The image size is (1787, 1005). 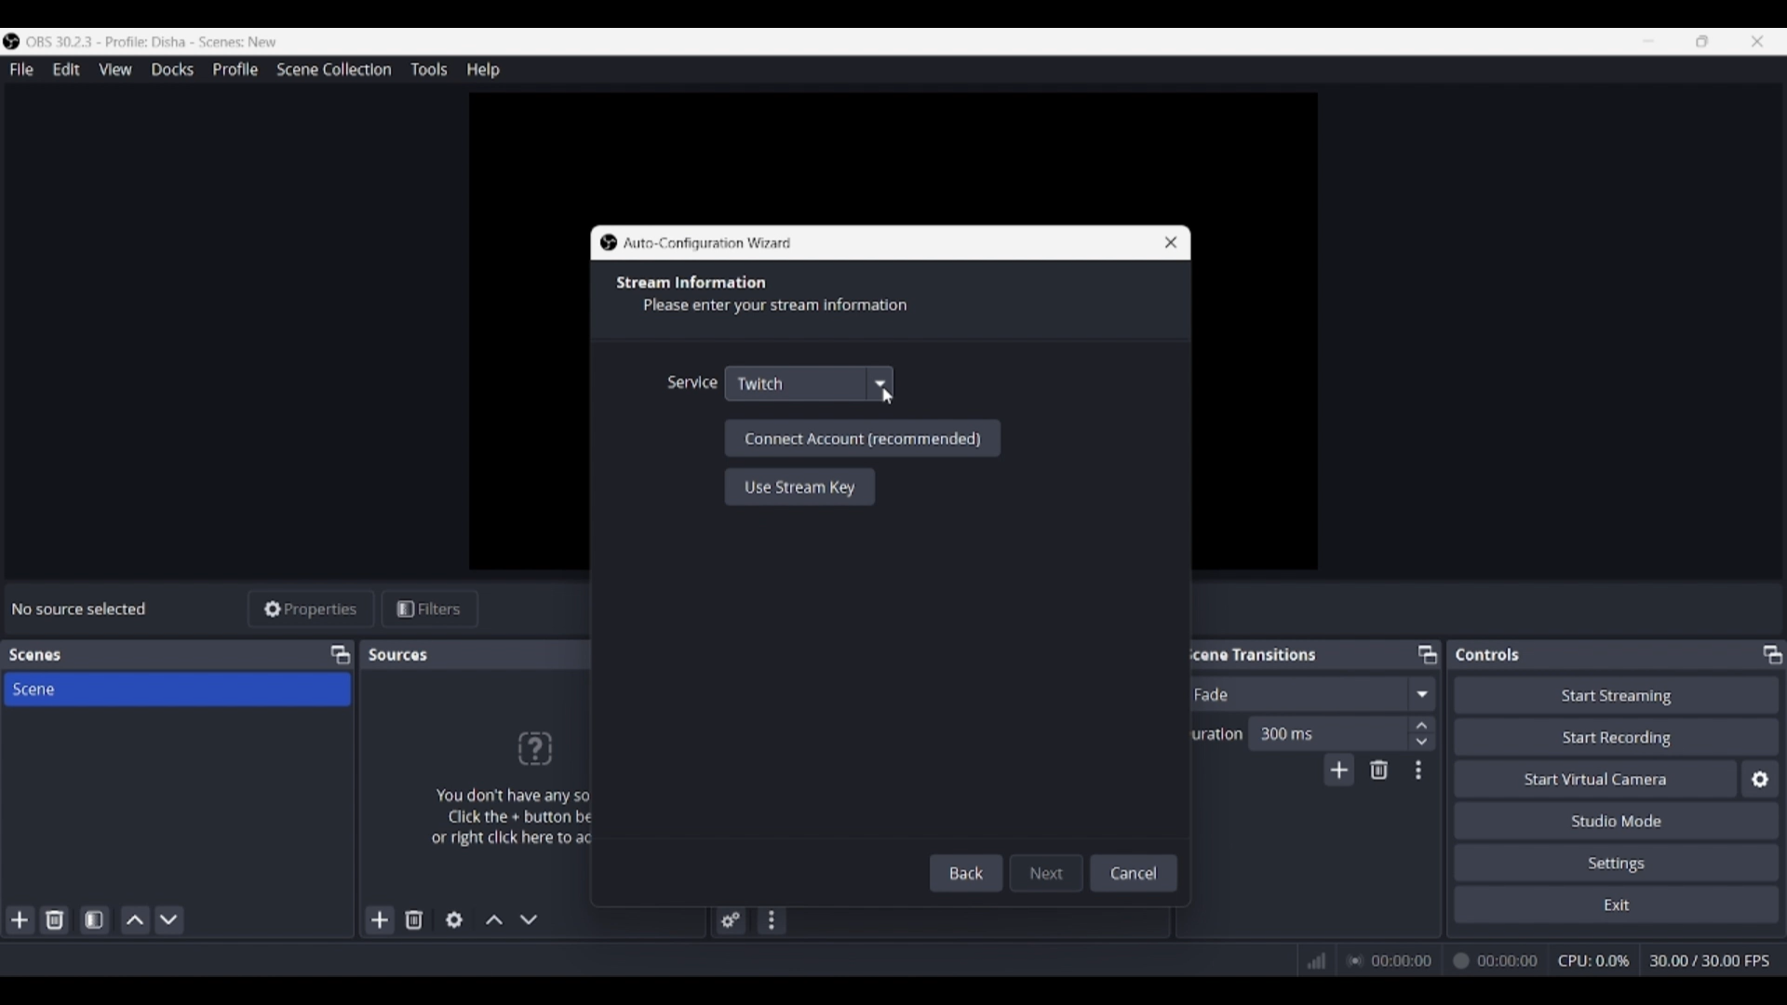 What do you see at coordinates (1594, 960) in the screenshot?
I see `CPU` at bounding box center [1594, 960].